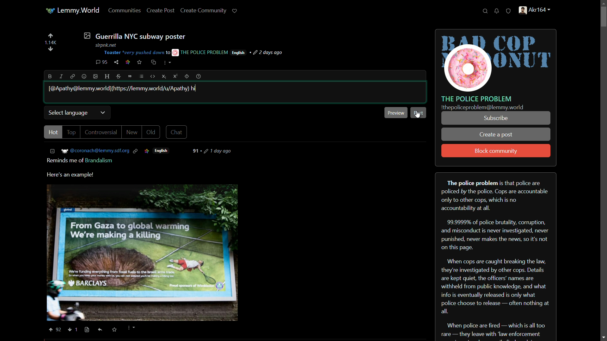 The height and width of the screenshot is (341, 607). Describe the element at coordinates (73, 11) in the screenshot. I see `lemmy world ` at that location.